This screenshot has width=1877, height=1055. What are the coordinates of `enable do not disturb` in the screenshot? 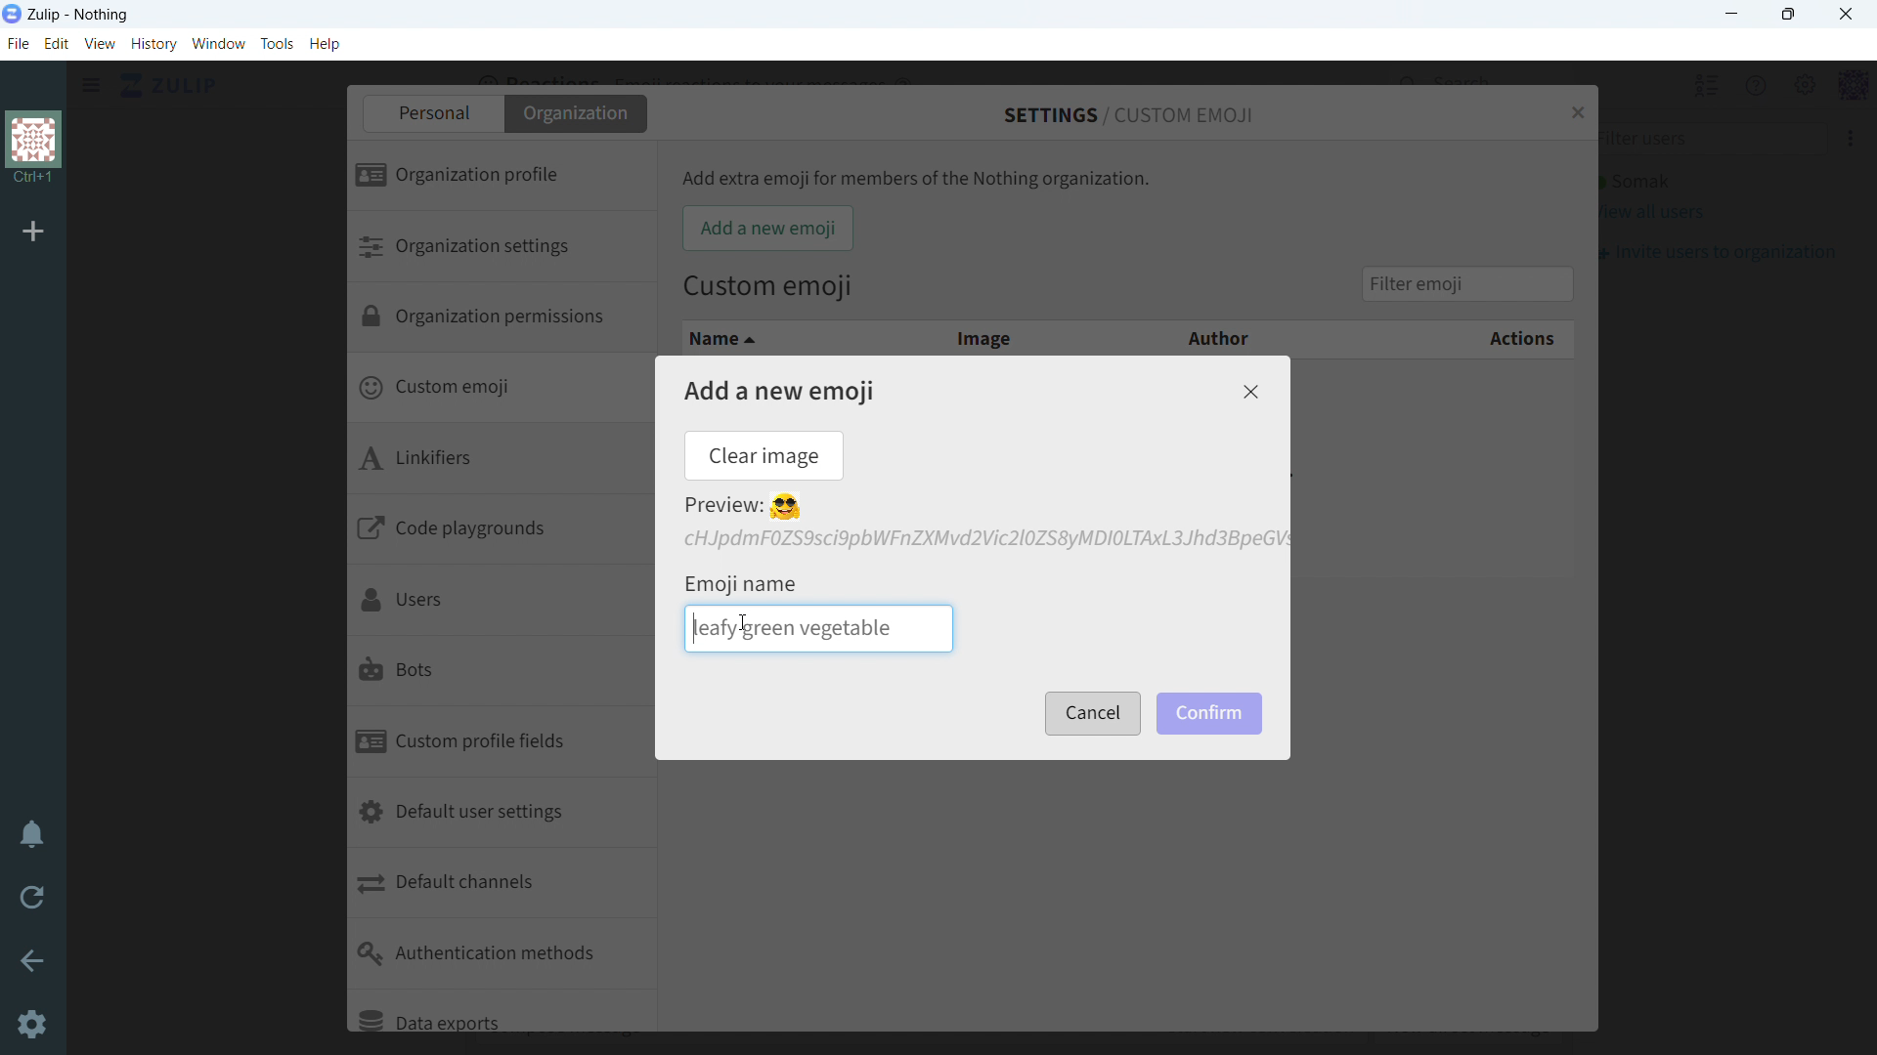 It's located at (31, 836).